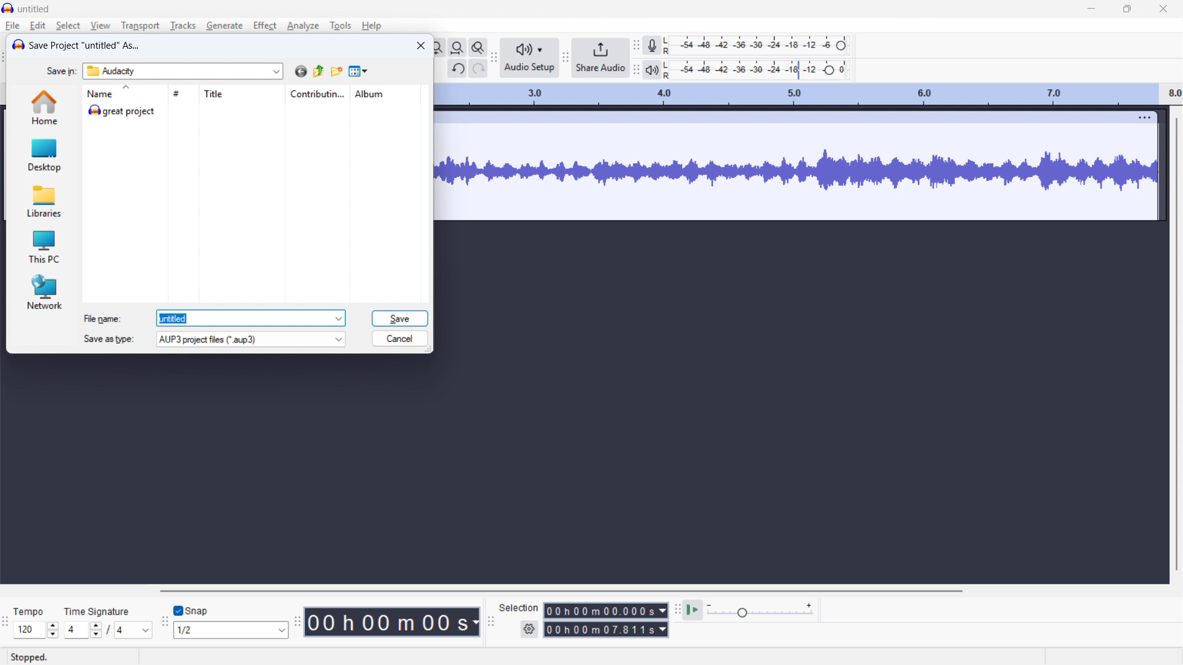 The height and width of the screenshot is (665, 1183). What do you see at coordinates (565, 58) in the screenshot?
I see `share audio toolbar` at bounding box center [565, 58].